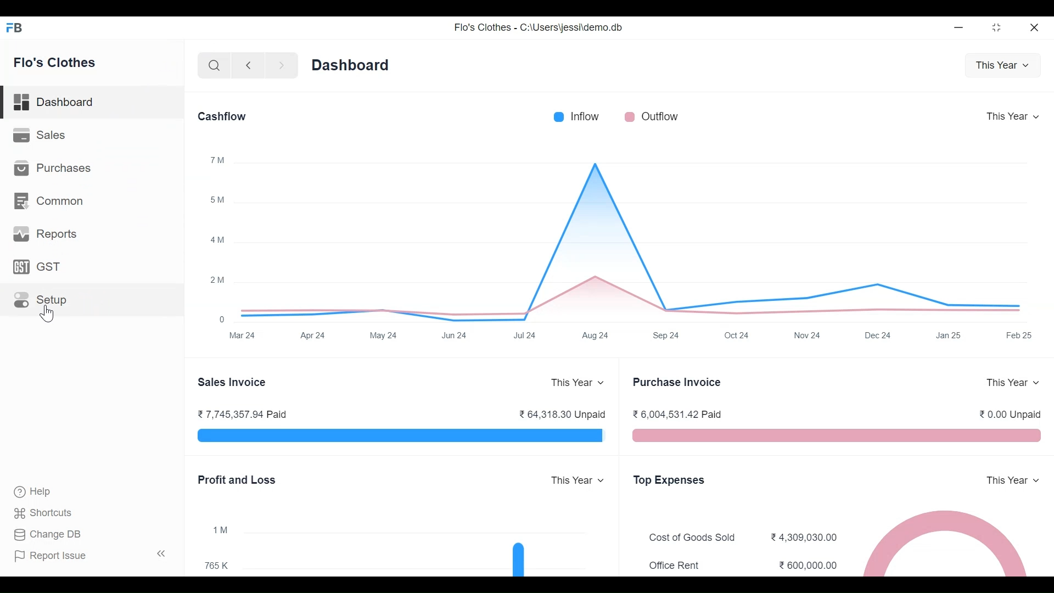 The image size is (1054, 593). Describe the element at coordinates (587, 116) in the screenshot. I see `Inflow` at that location.